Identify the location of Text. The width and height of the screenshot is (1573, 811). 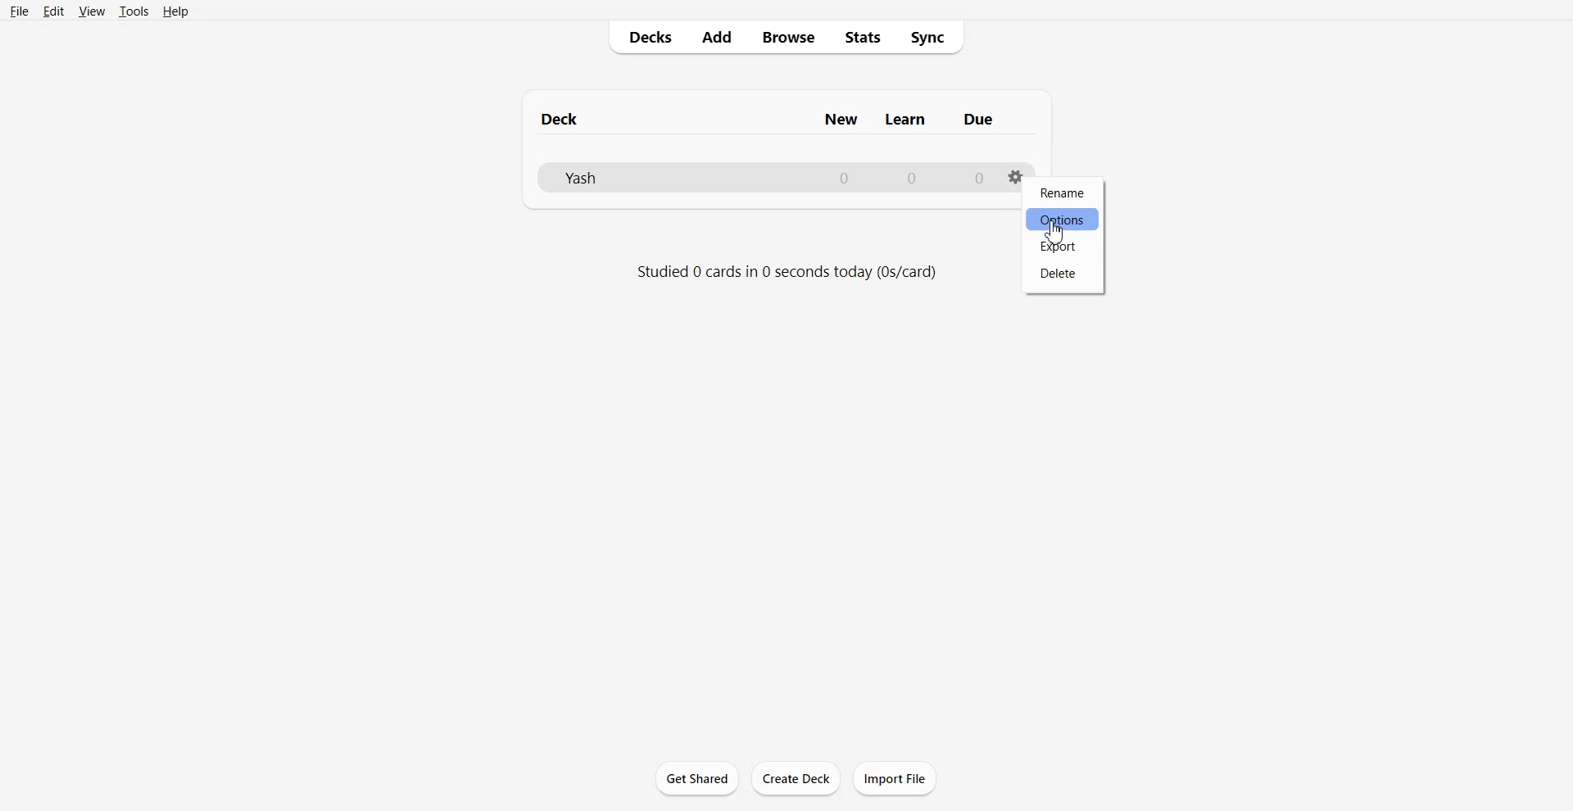
(768, 119).